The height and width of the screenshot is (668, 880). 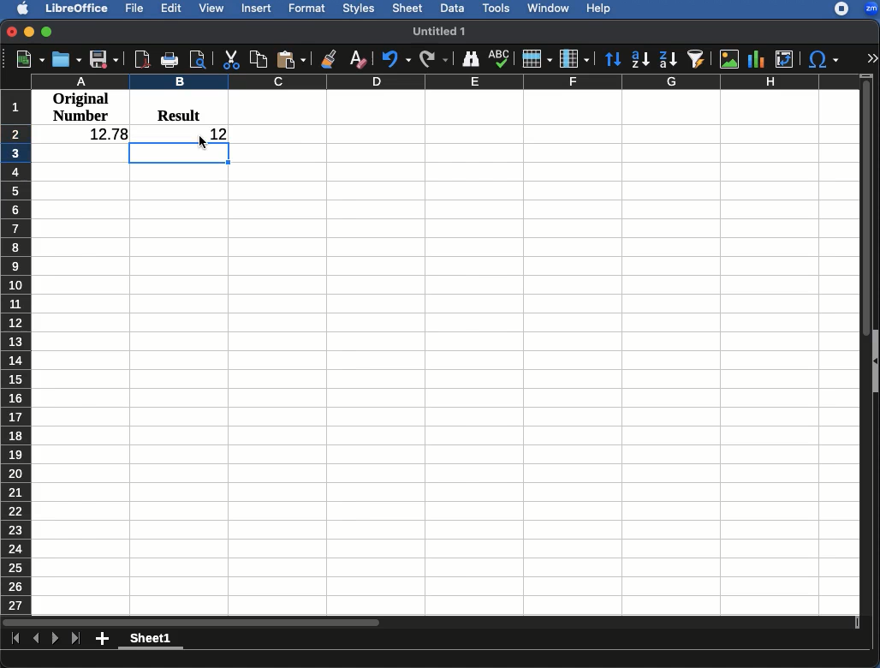 I want to click on Column, so click(x=574, y=59).